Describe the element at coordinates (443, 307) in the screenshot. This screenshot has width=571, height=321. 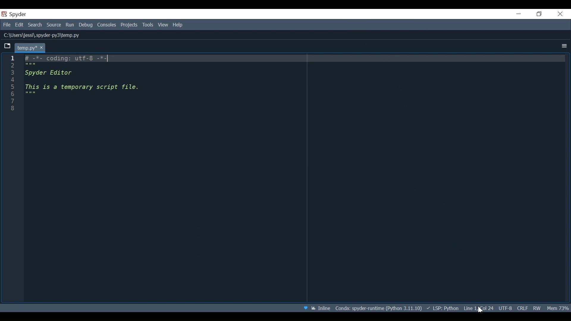
I see `language` at that location.